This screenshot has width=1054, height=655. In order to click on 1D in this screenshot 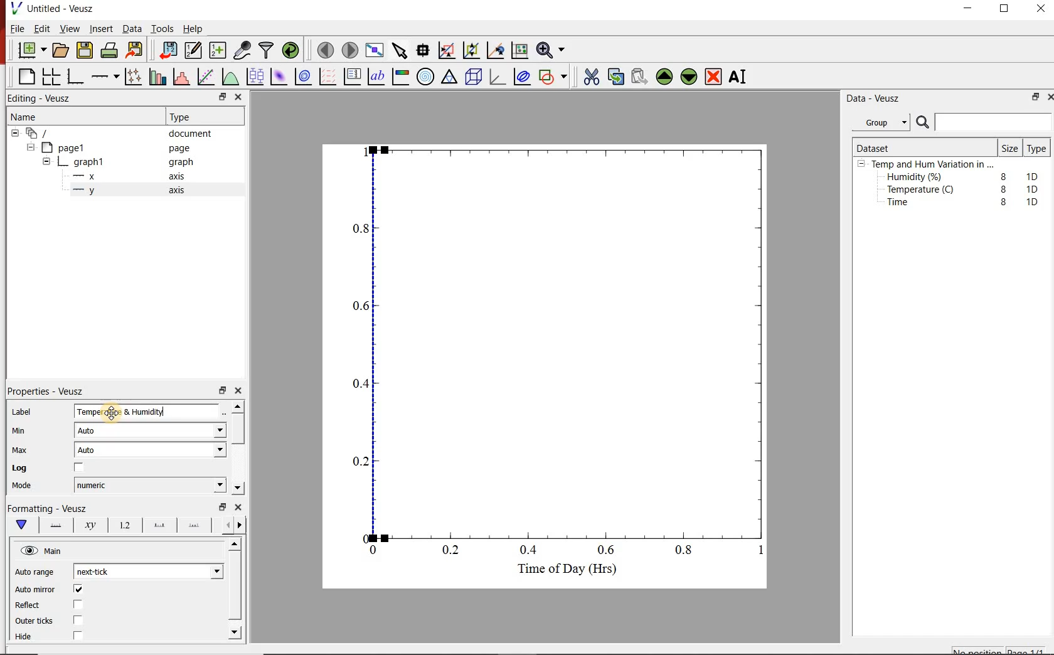, I will do `click(1032, 201)`.